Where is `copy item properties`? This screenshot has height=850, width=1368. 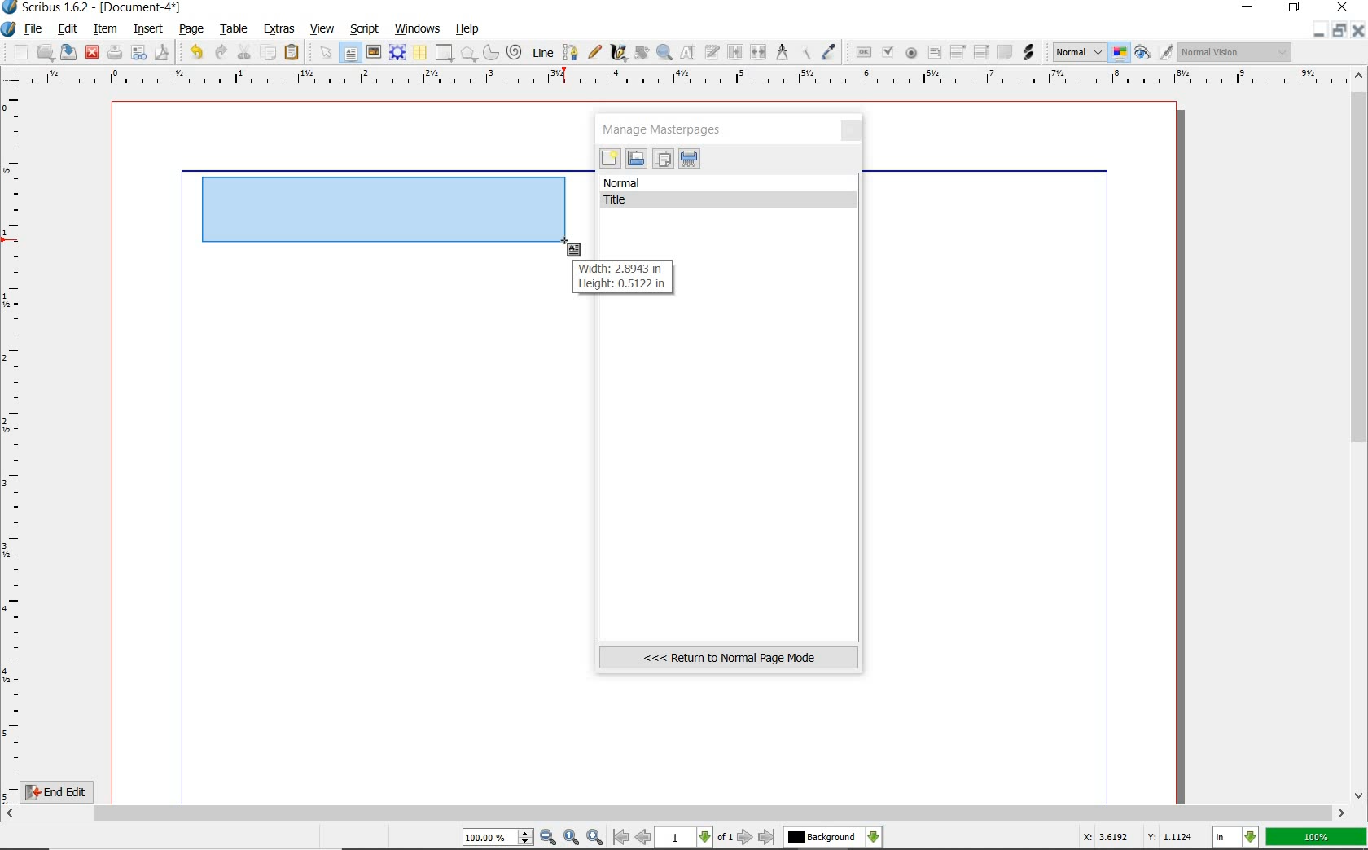
copy item properties is located at coordinates (807, 51).